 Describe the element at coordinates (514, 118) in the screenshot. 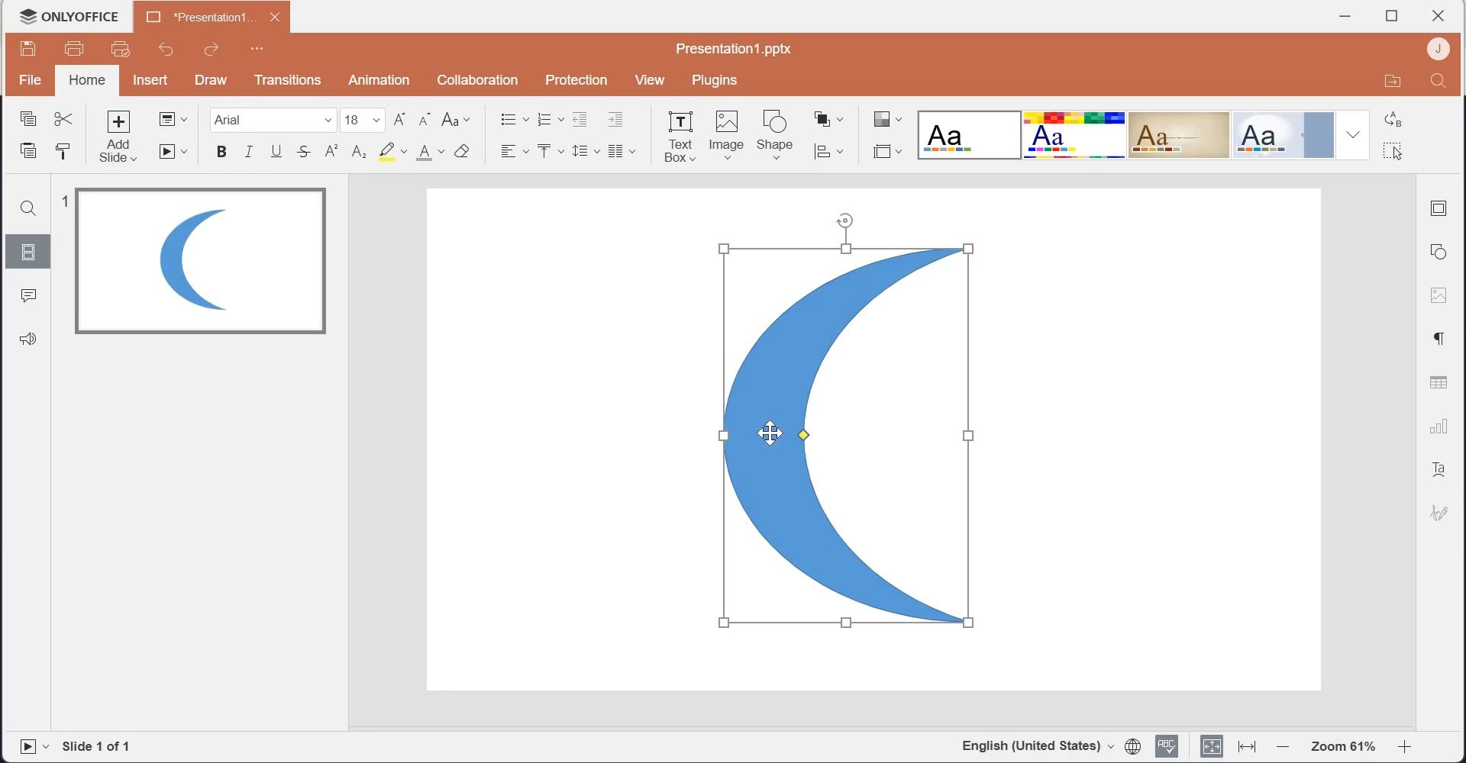

I see `Bullets` at that location.